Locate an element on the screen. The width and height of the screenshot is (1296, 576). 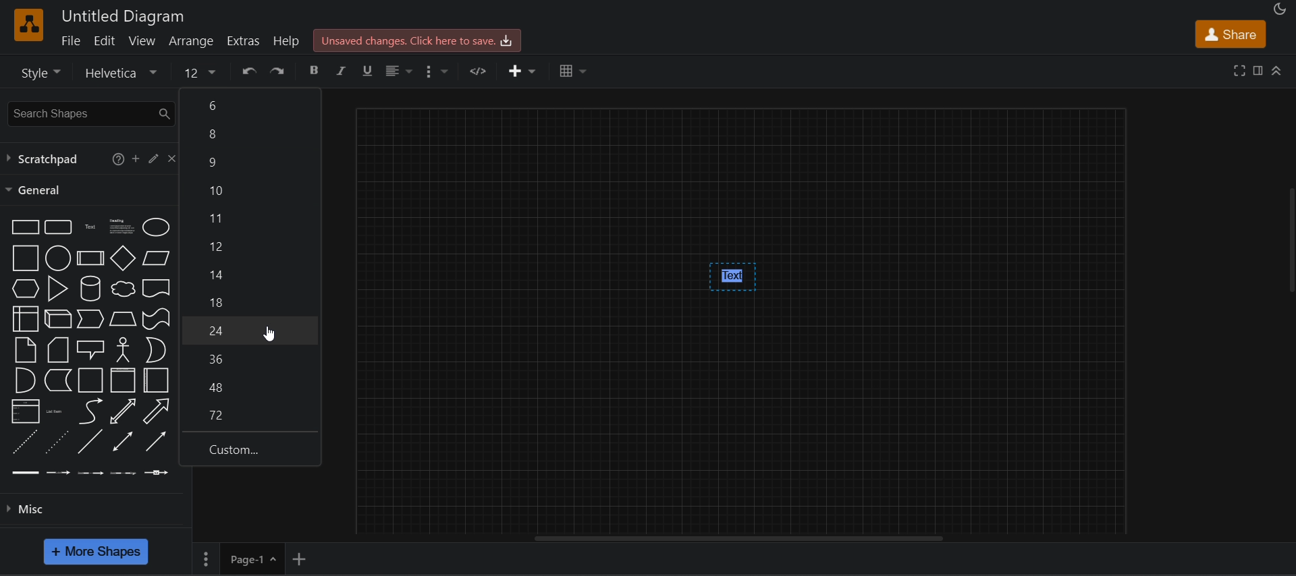
Diamond is located at coordinates (123, 258).